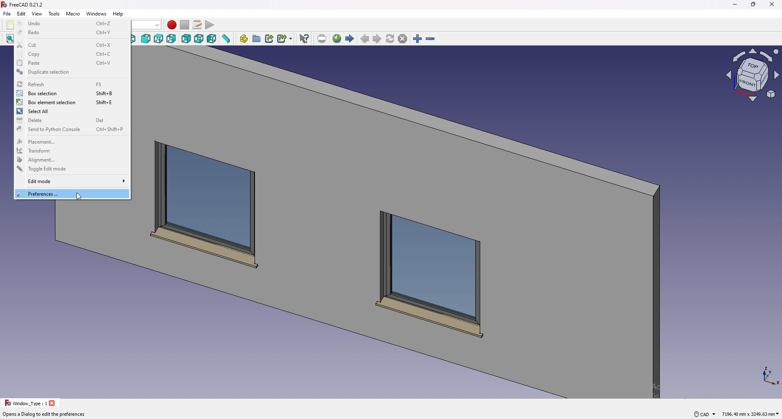  Describe the element at coordinates (70, 93) in the screenshot. I see `box selection   Shift+B` at that location.